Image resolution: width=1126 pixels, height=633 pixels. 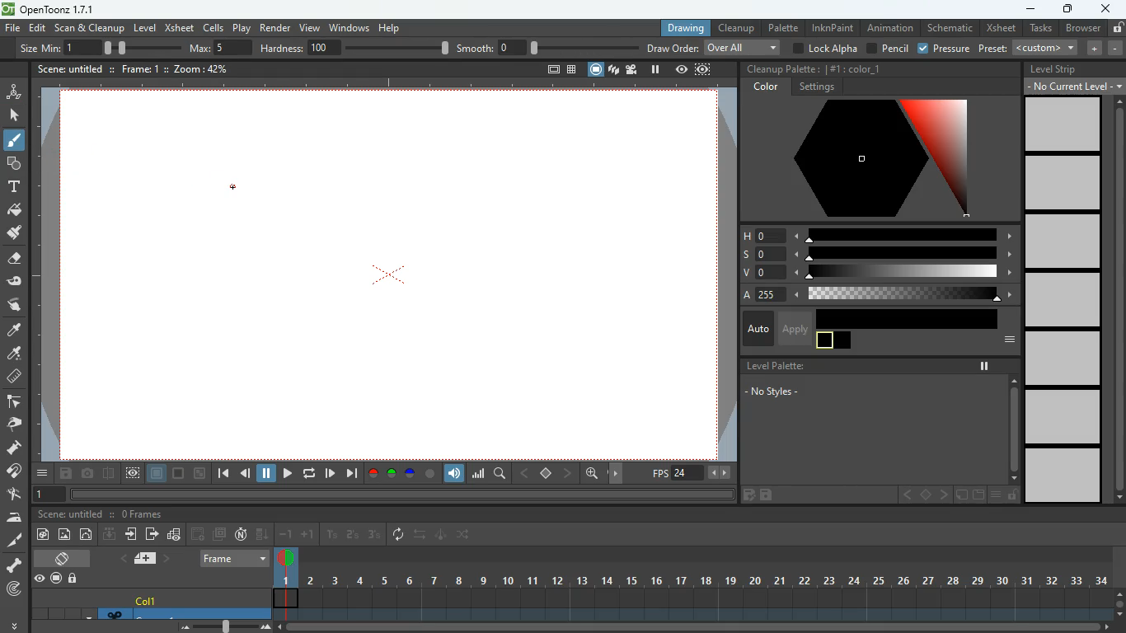 I want to click on filme, so click(x=634, y=69).